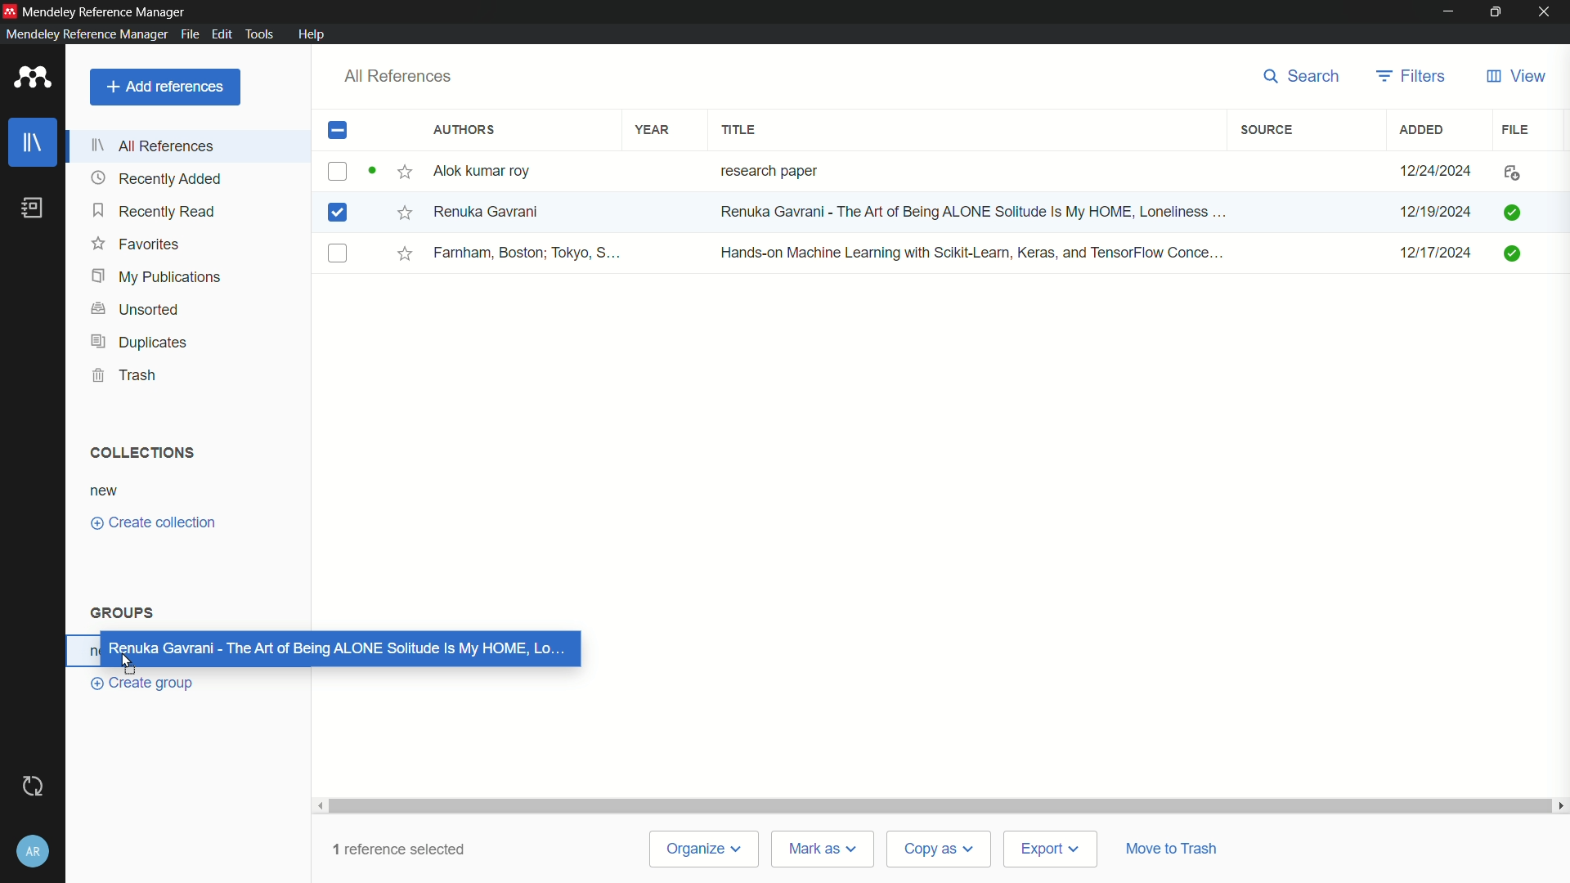 Image resolution: width=1570 pixels, height=883 pixels. What do you see at coordinates (313, 34) in the screenshot?
I see `help menu` at bounding box center [313, 34].